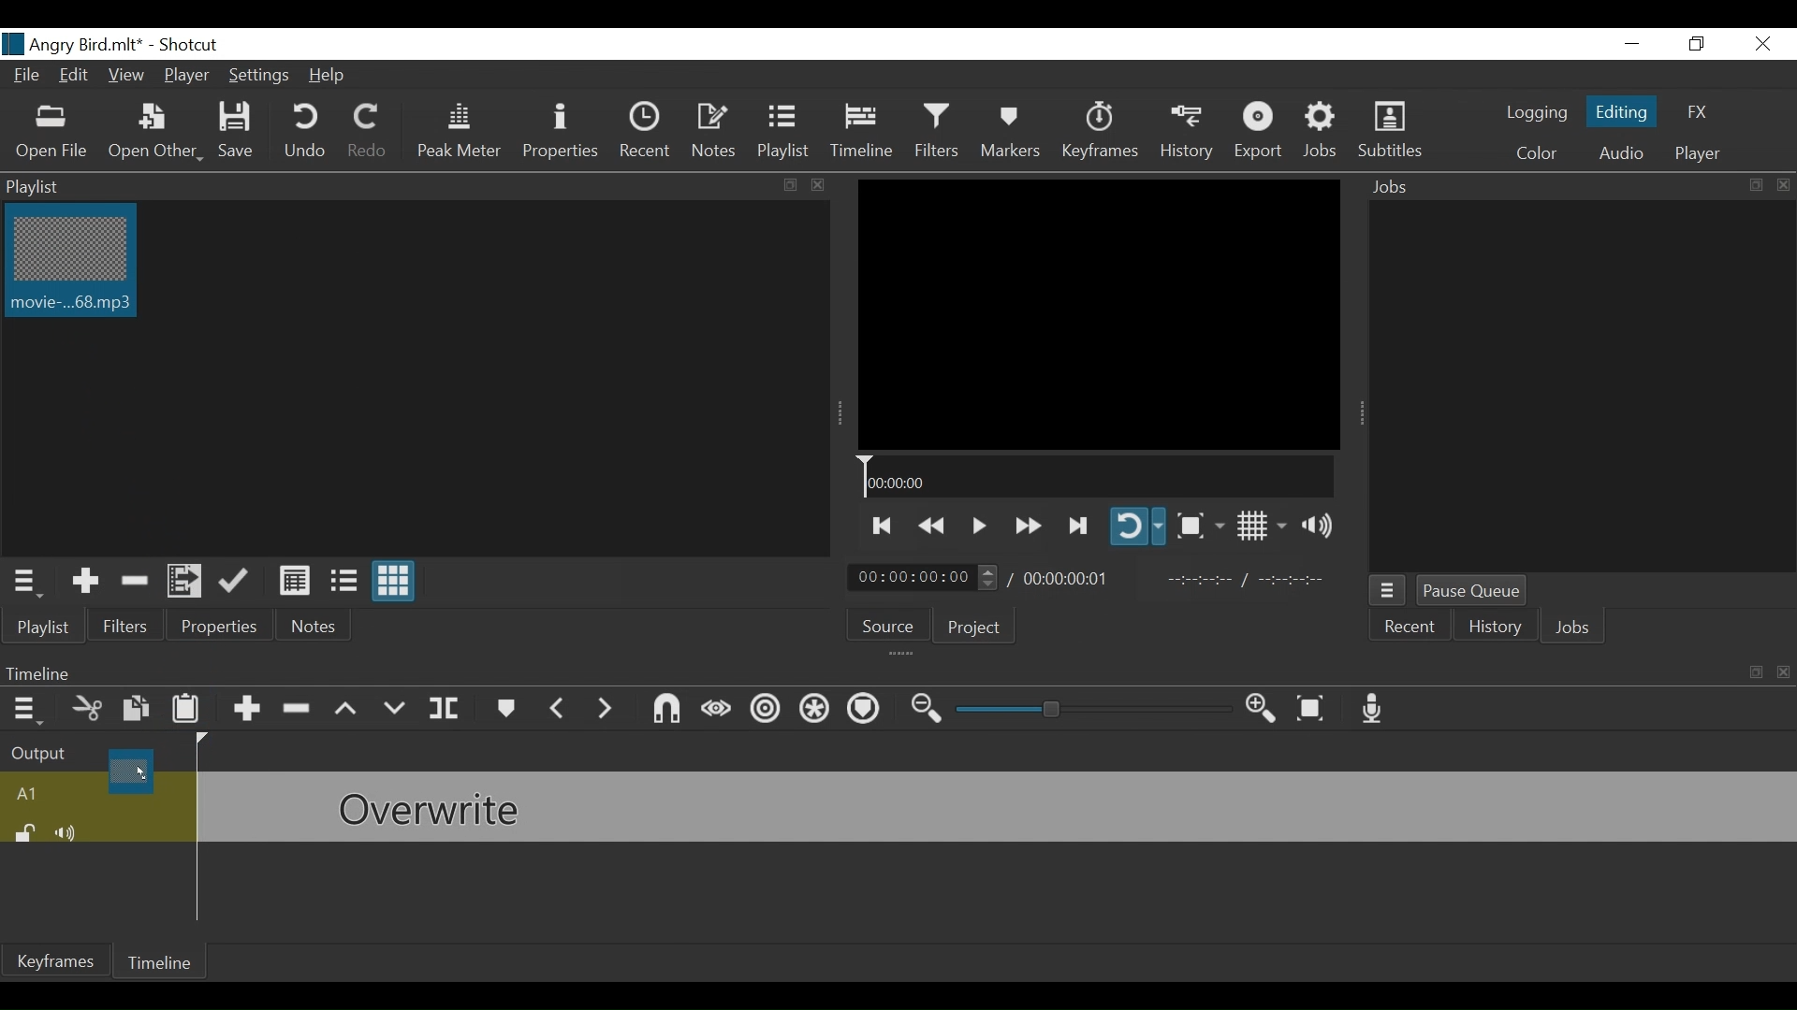 The height and width of the screenshot is (1010, 1797). I want to click on Play quickly backward, so click(930, 523).